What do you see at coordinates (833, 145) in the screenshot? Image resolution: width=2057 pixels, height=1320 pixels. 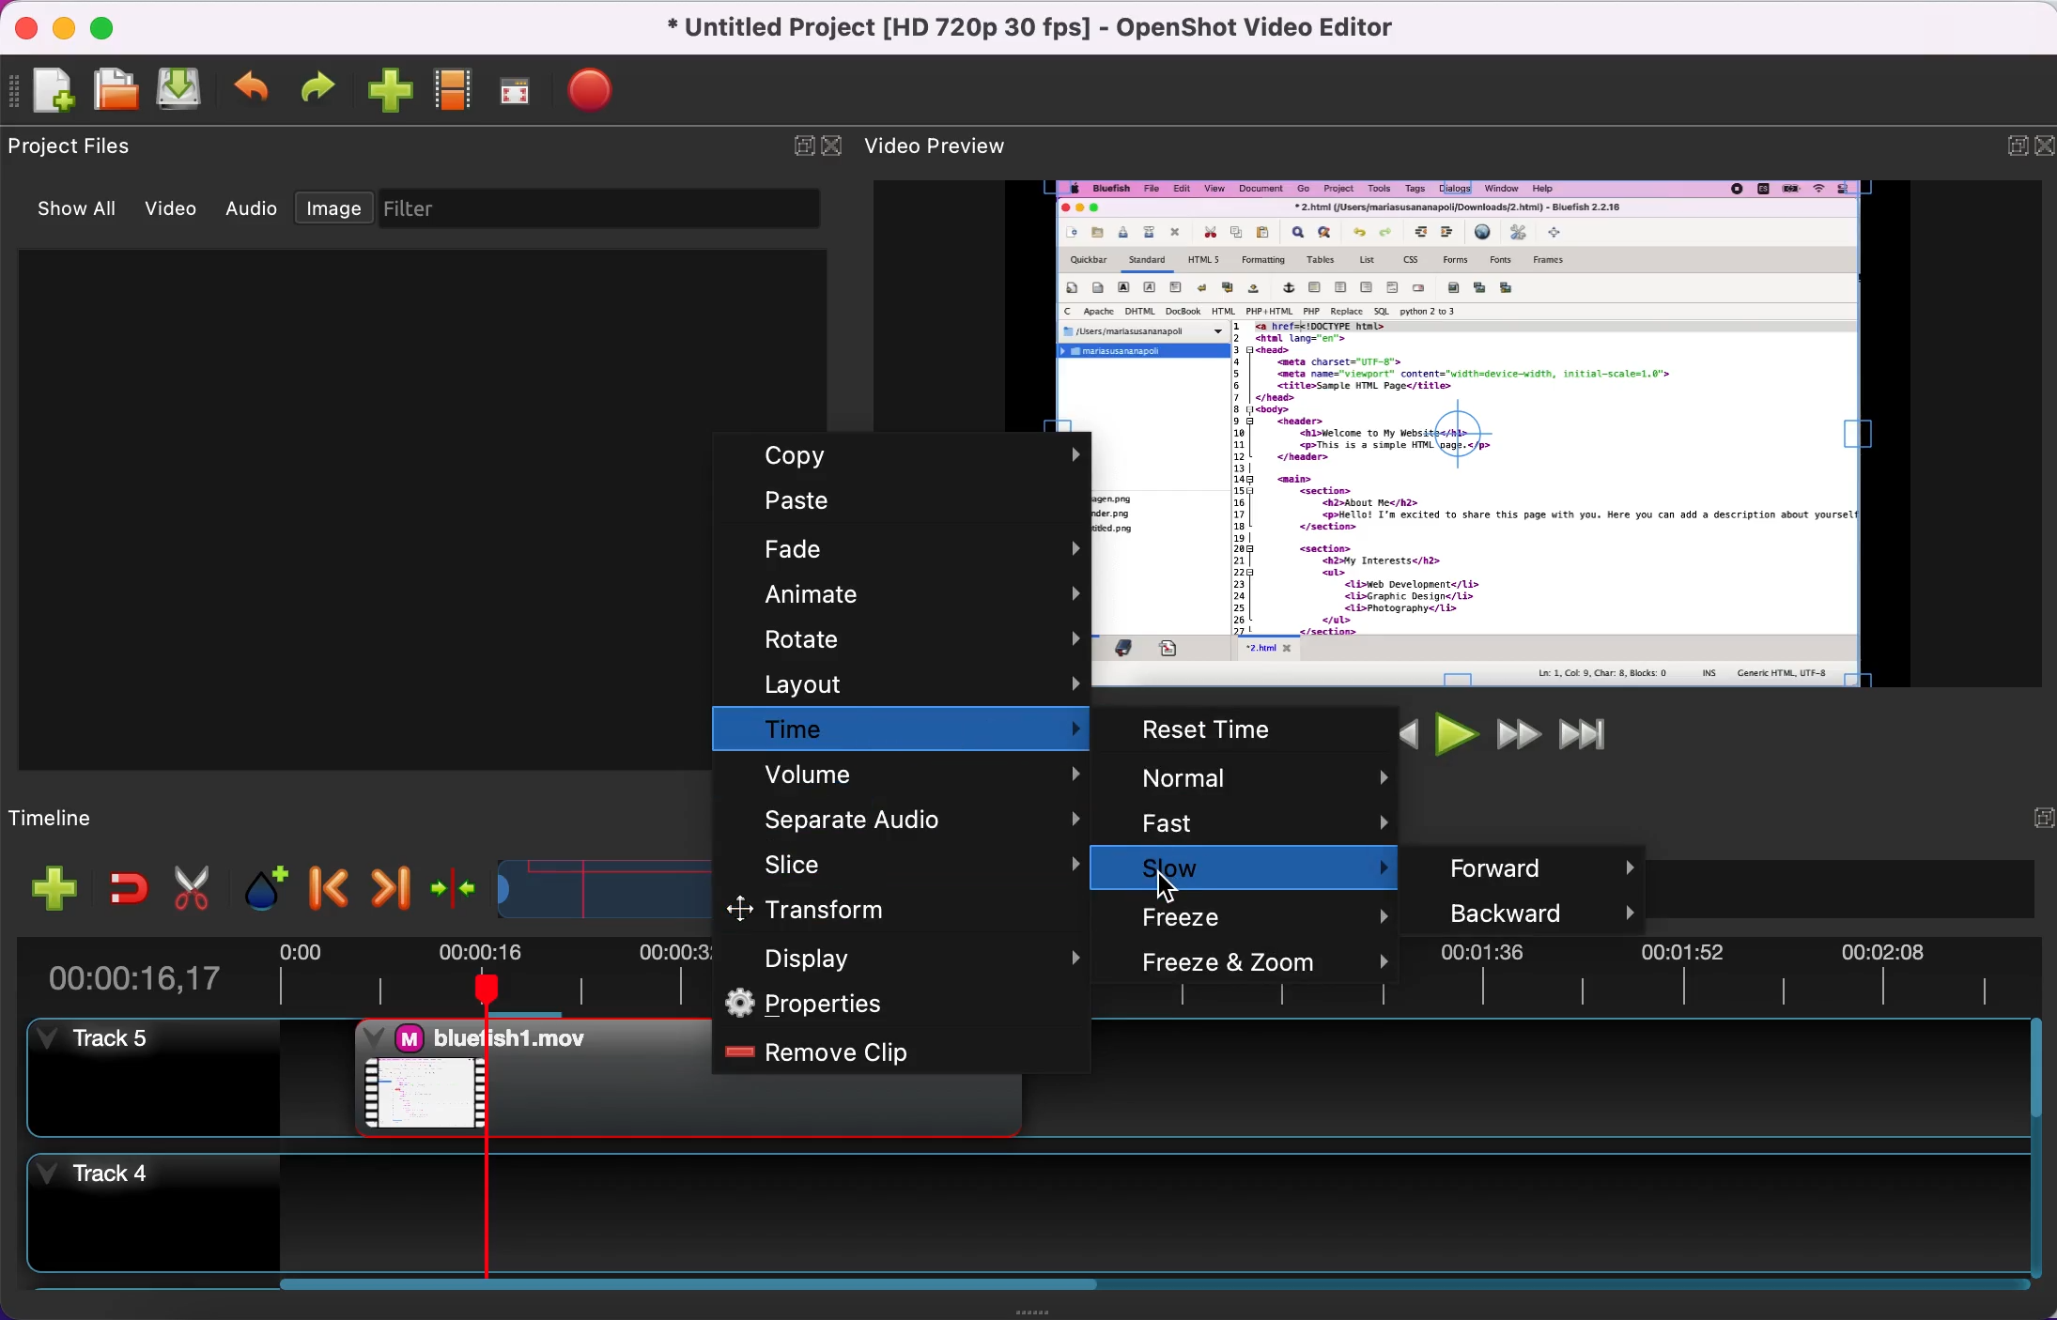 I see `close` at bounding box center [833, 145].